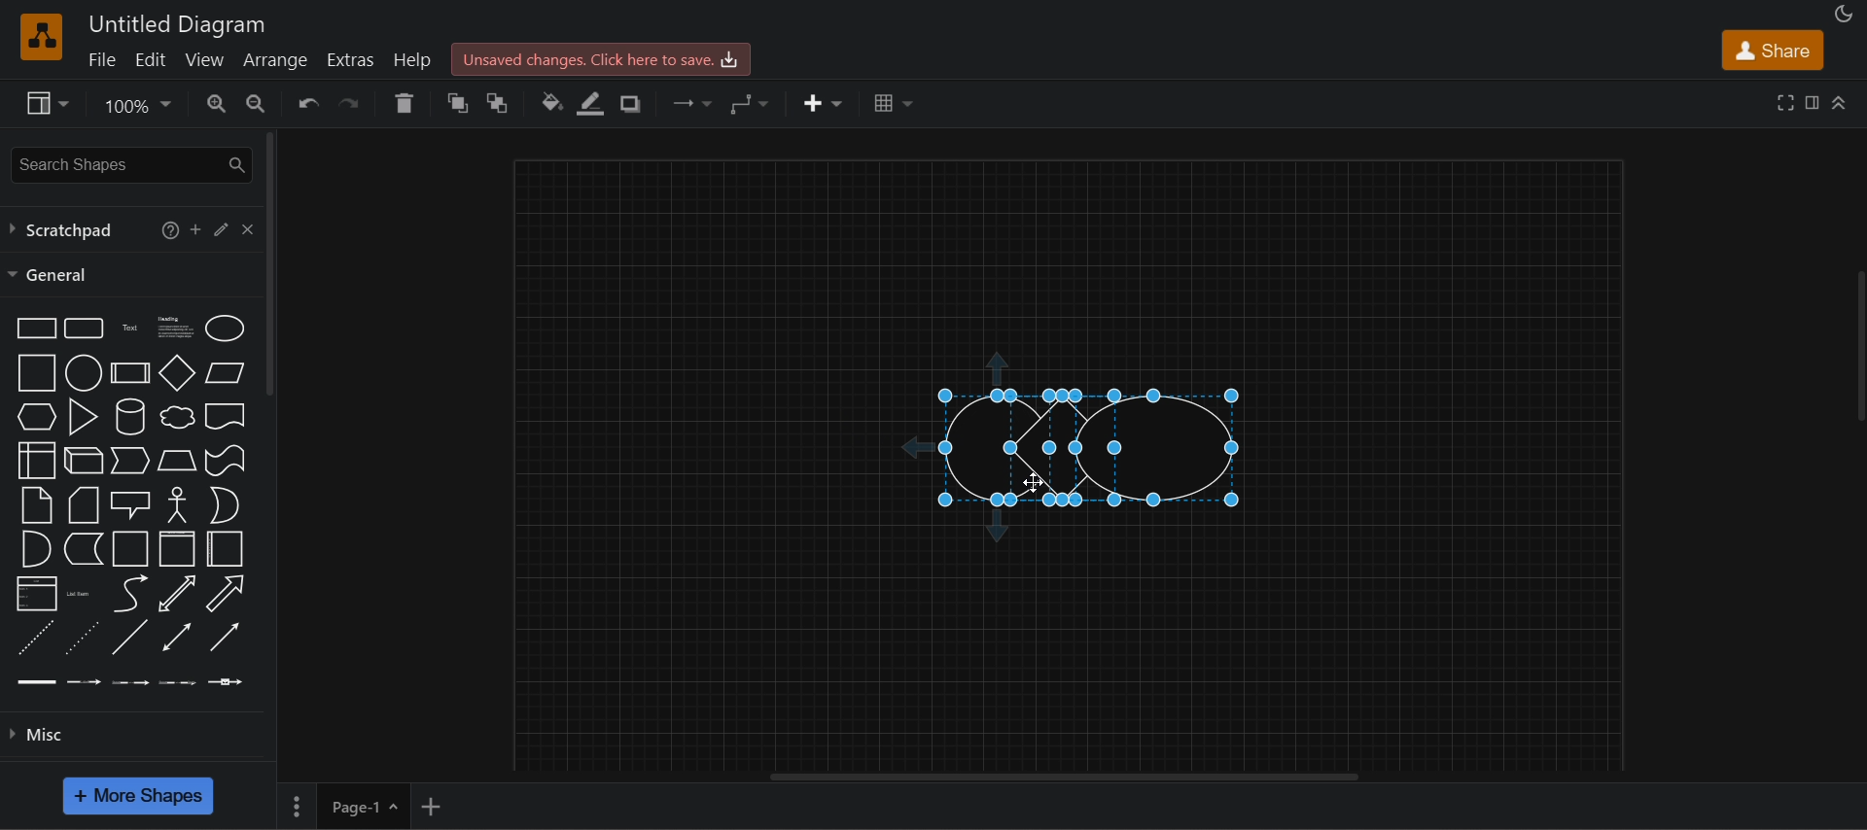 This screenshot has width=1867, height=830. I want to click on view, so click(45, 103).